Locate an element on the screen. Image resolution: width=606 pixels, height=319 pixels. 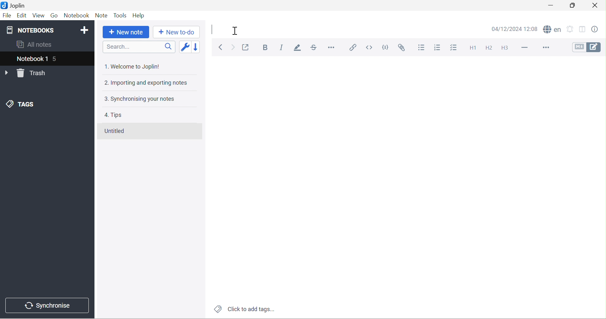
Heading 3 is located at coordinates (504, 48).